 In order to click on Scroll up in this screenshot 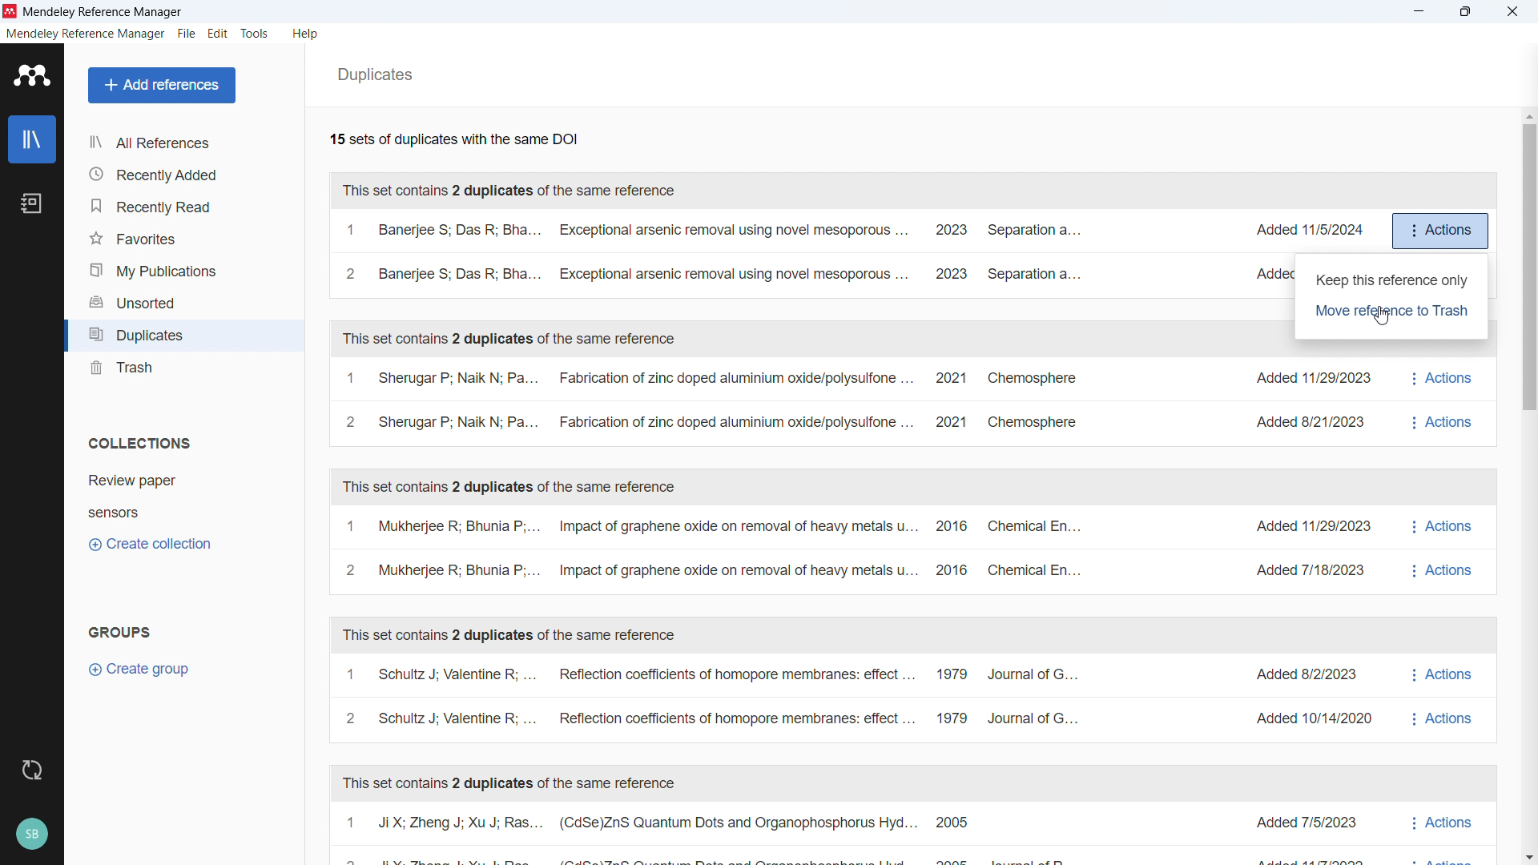, I will do `click(1528, 114)`.